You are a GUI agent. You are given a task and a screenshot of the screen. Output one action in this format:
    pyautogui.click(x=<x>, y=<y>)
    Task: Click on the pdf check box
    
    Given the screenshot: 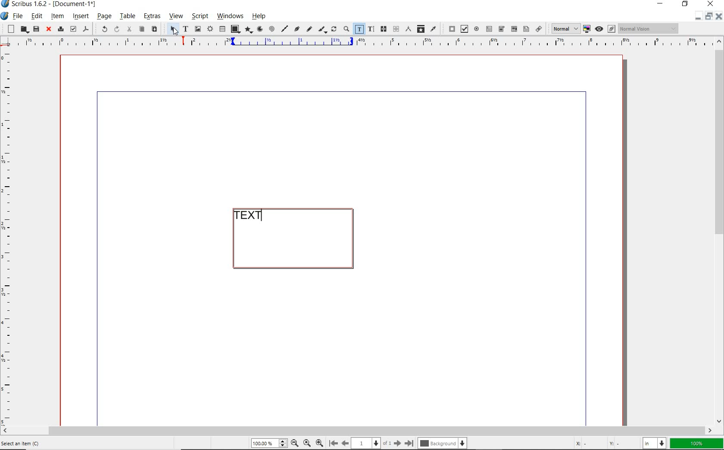 What is the action you would take?
    pyautogui.click(x=463, y=28)
    